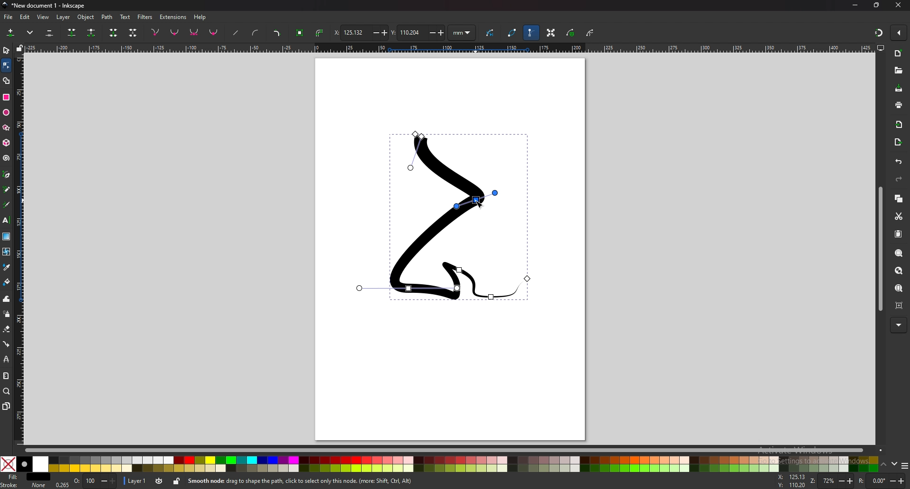 This screenshot has height=489, width=910. What do you see at coordinates (87, 17) in the screenshot?
I see `object` at bounding box center [87, 17].